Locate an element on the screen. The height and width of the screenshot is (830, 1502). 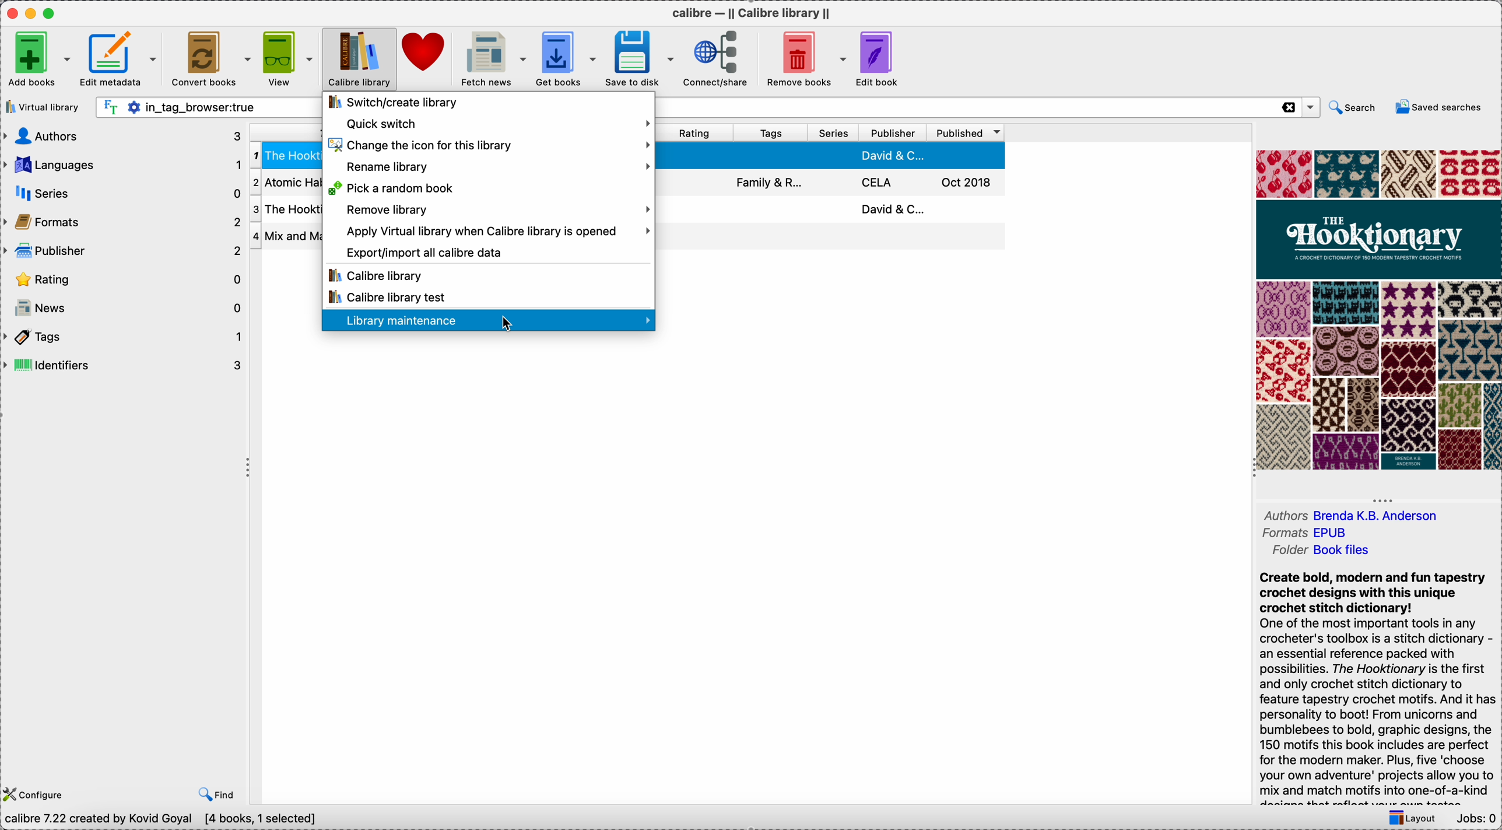
formats is located at coordinates (1310, 533).